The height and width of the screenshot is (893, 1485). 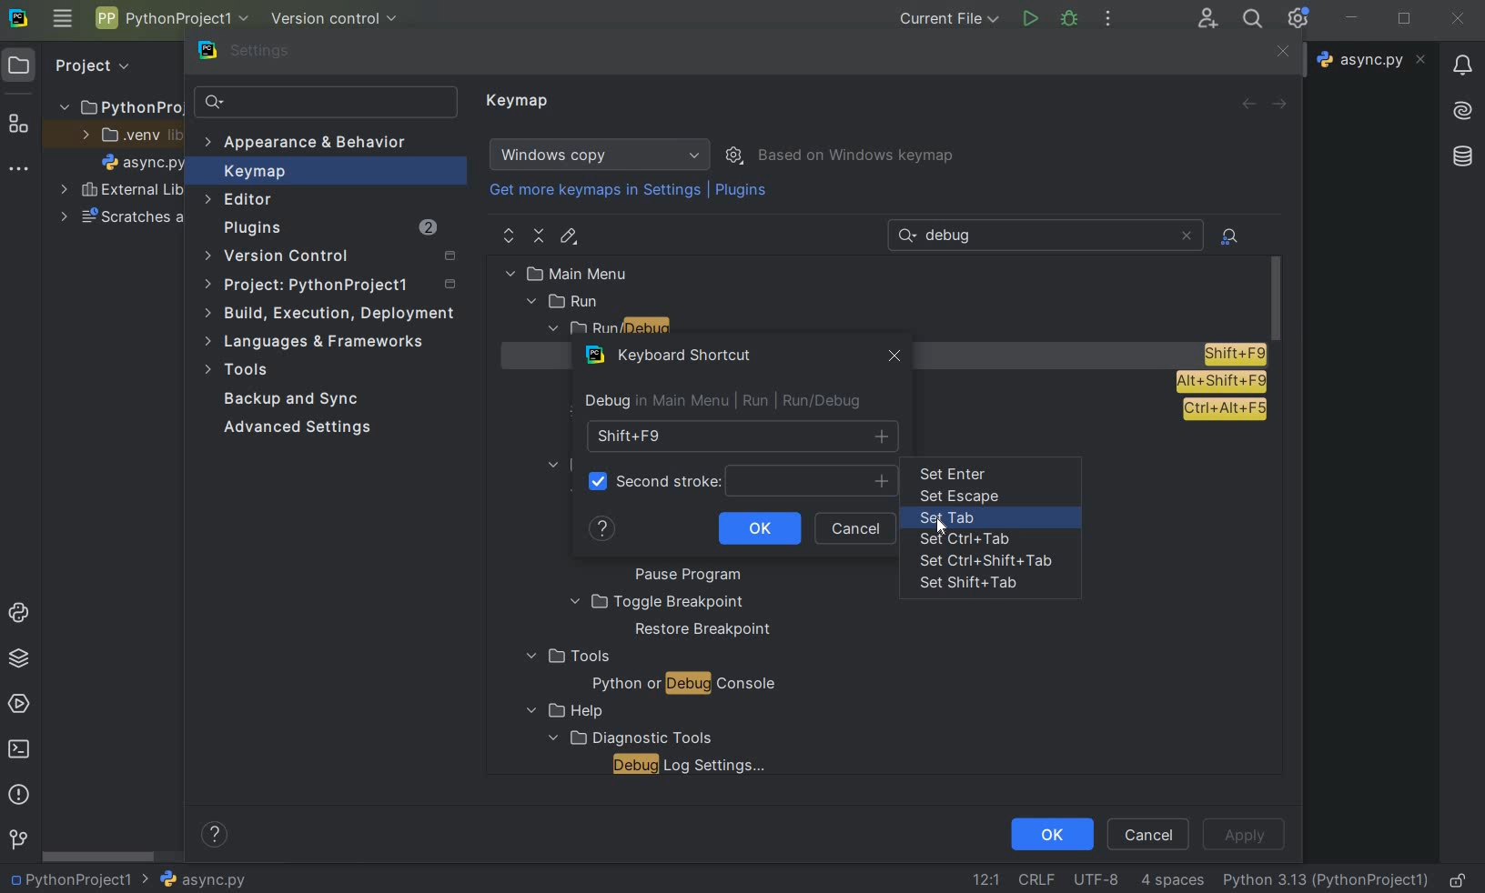 I want to click on windows copy, so click(x=602, y=155).